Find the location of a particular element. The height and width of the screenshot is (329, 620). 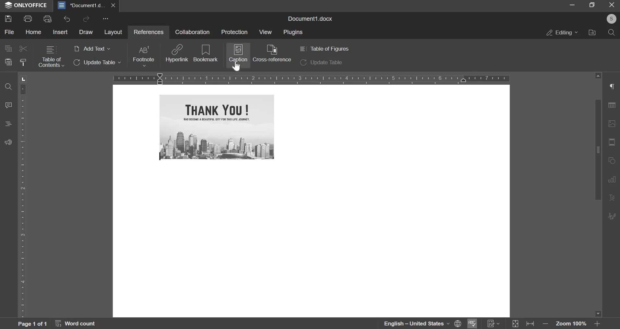

add text is located at coordinates (91, 49).